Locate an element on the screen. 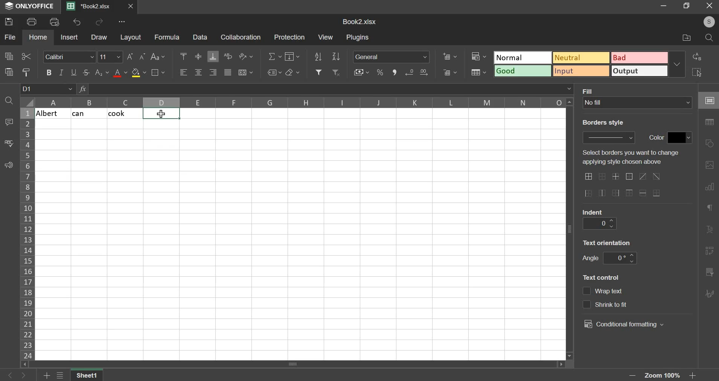 The width and height of the screenshot is (719, 381). data is located at coordinates (200, 37).